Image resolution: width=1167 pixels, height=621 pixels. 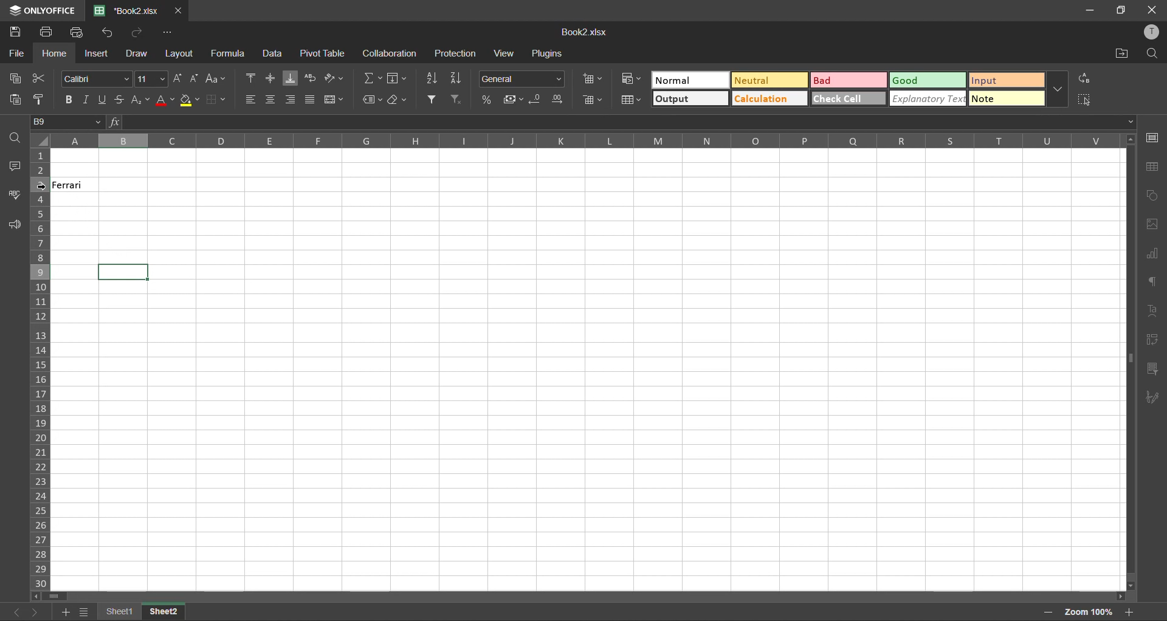 I want to click on pivot table, so click(x=326, y=53).